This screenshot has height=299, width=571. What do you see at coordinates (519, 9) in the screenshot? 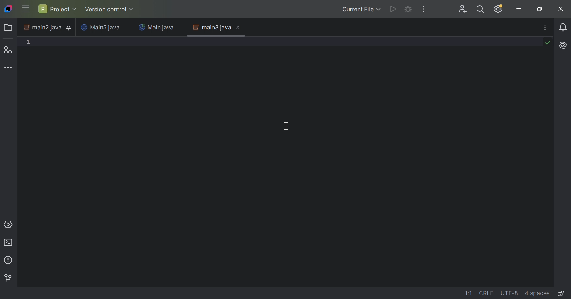
I see `Minimize` at bounding box center [519, 9].